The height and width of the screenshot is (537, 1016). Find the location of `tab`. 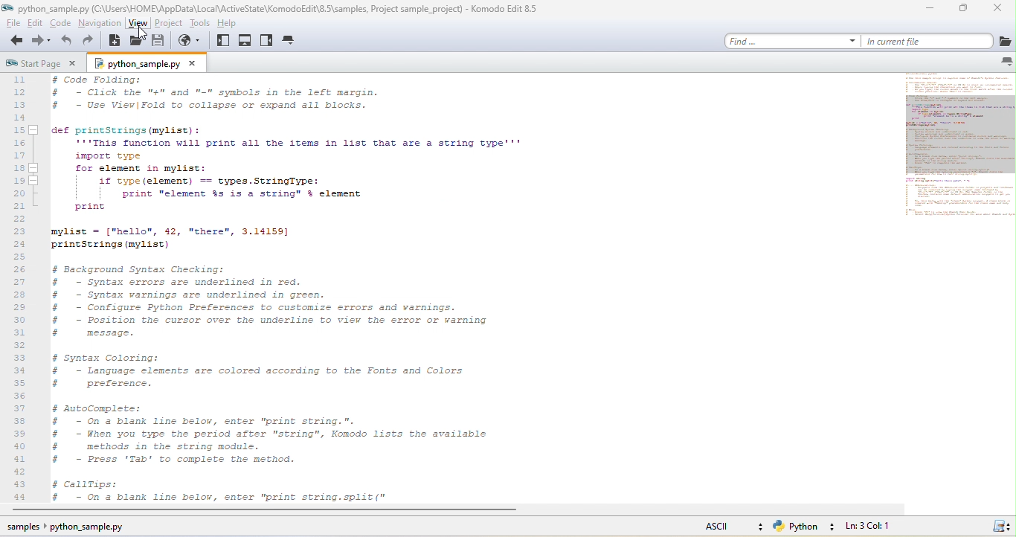

tab is located at coordinates (292, 39).